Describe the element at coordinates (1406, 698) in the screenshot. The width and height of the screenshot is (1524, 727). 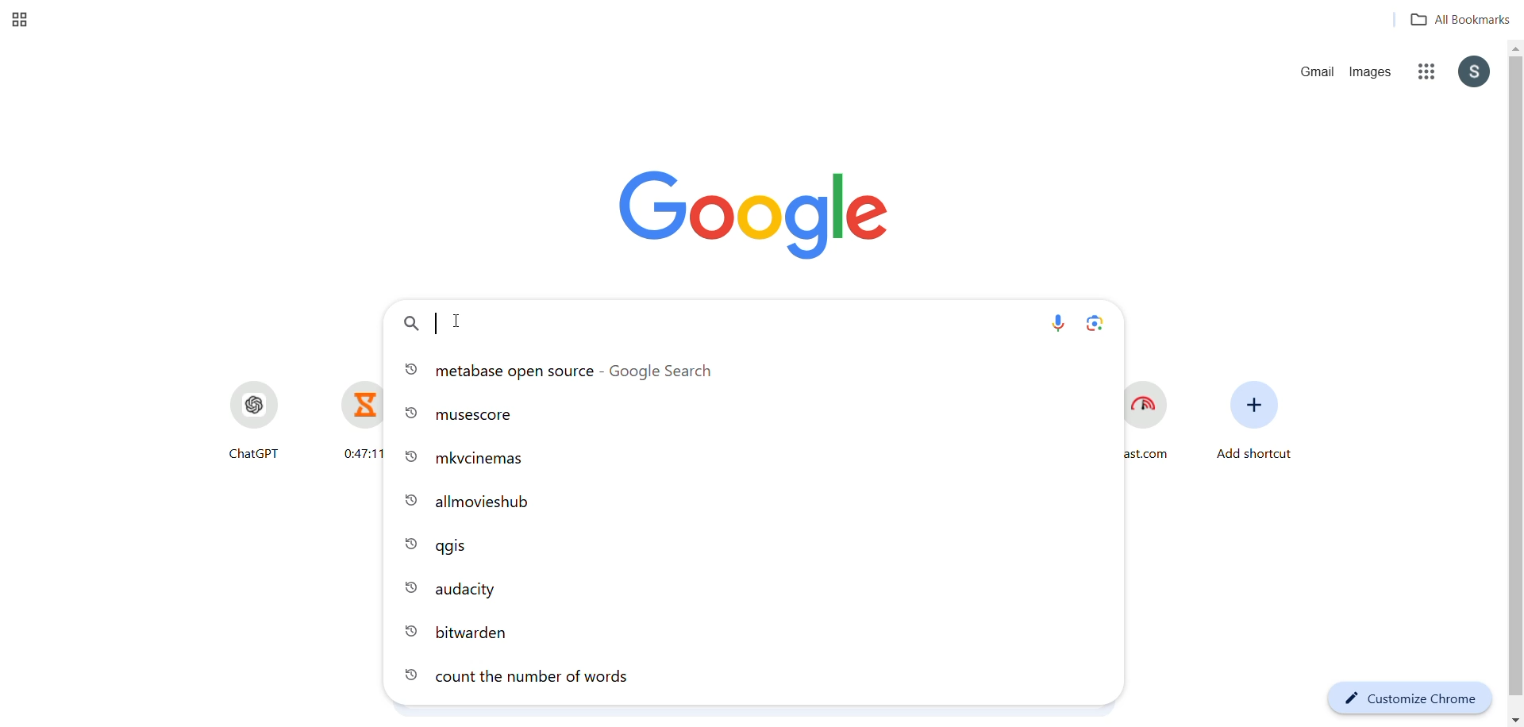
I see `customize chrome` at that location.